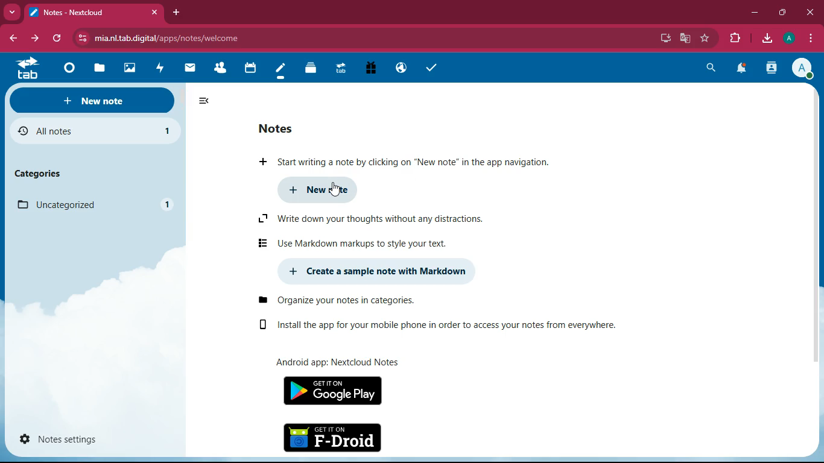 This screenshot has height=463, width=824. I want to click on friends, so click(222, 68).